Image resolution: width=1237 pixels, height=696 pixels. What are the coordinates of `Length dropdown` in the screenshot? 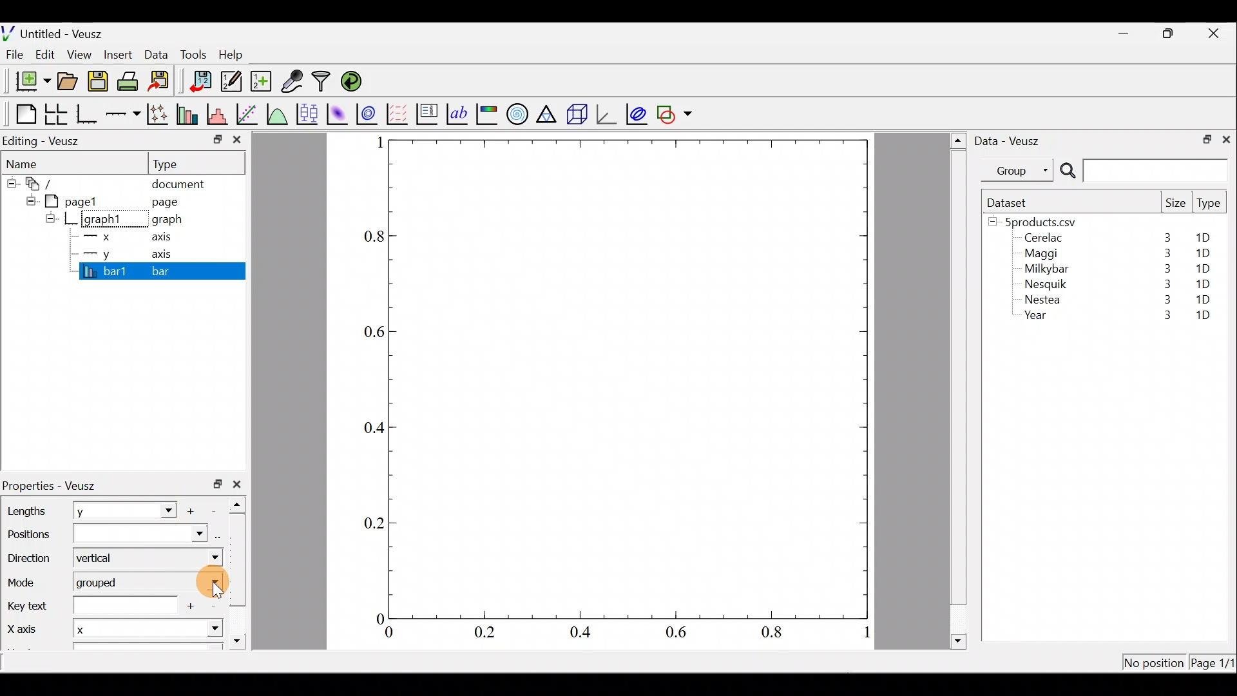 It's located at (162, 510).